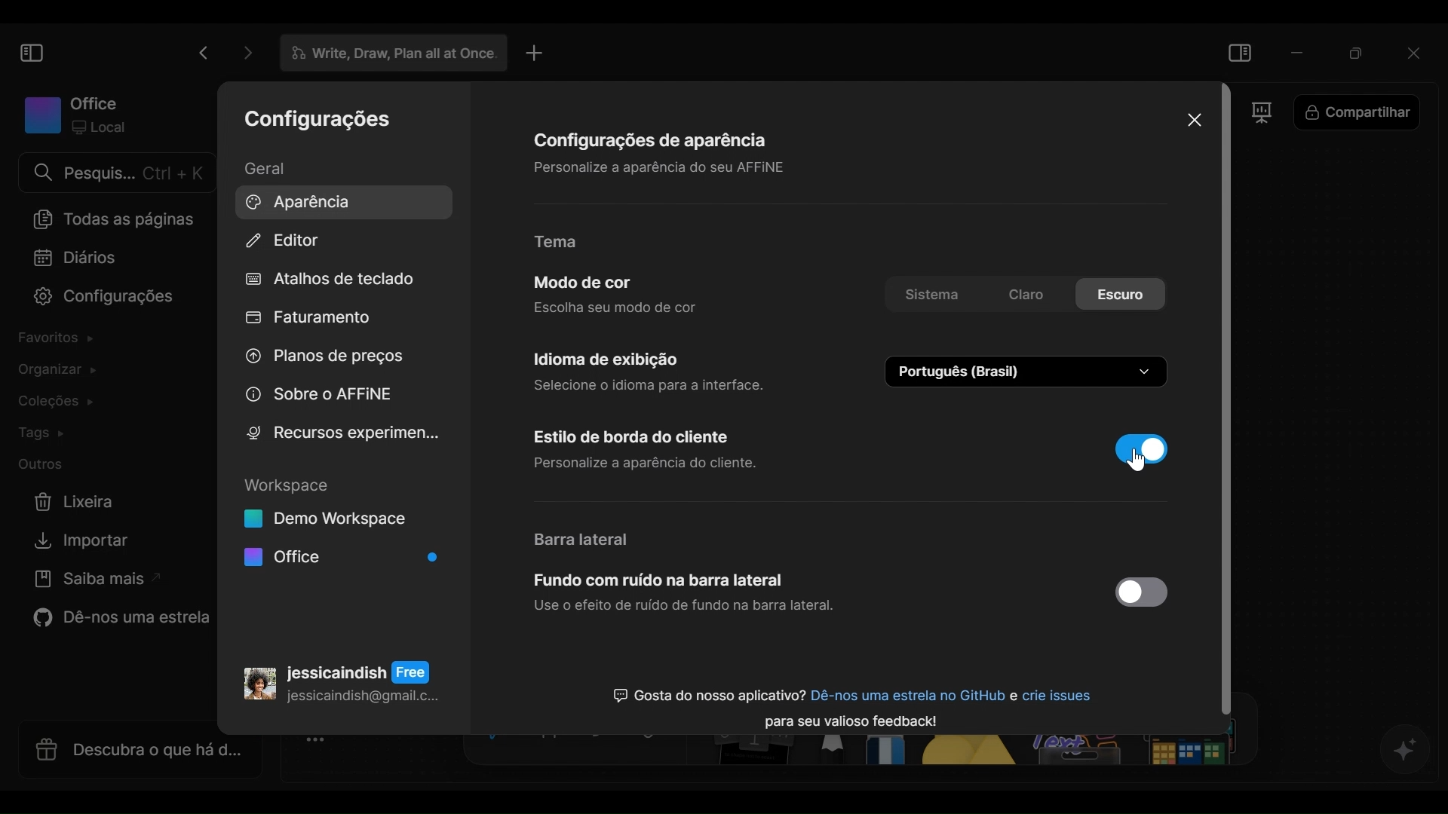 This screenshot has width=1448, height=814. I want to click on Search, so click(115, 173).